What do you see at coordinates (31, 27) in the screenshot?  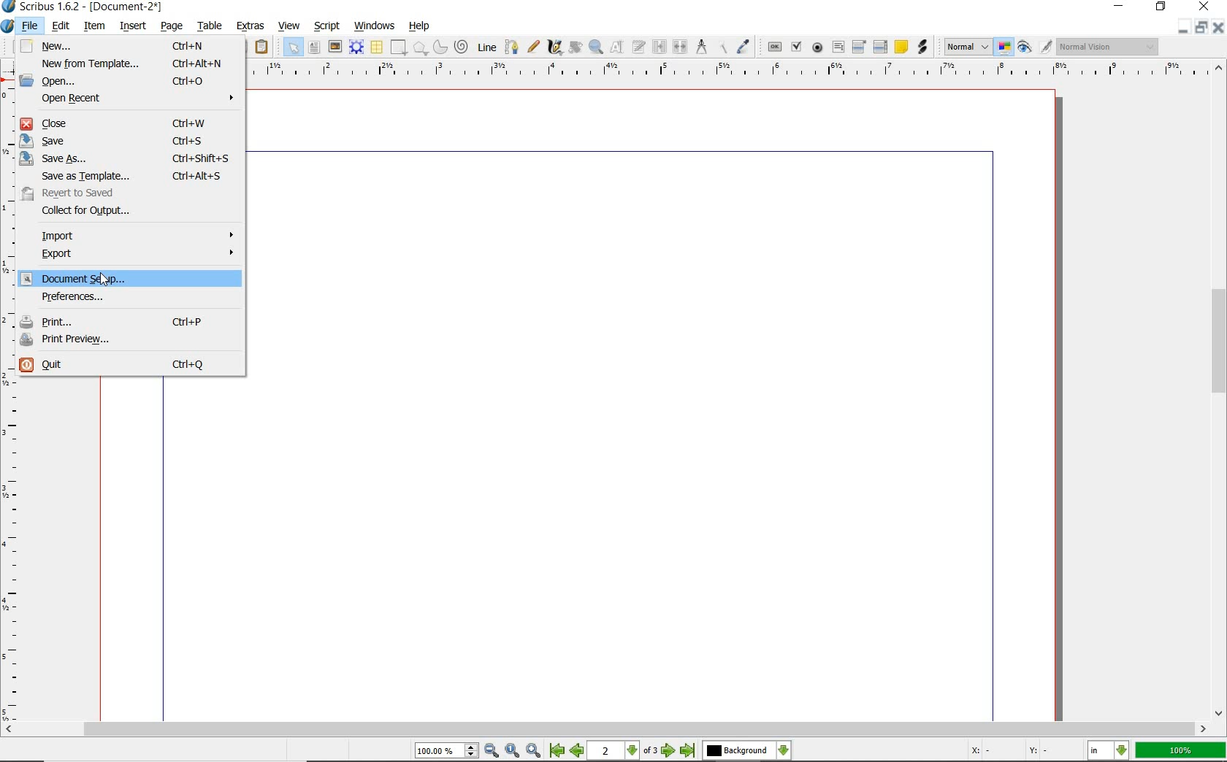 I see `file` at bounding box center [31, 27].